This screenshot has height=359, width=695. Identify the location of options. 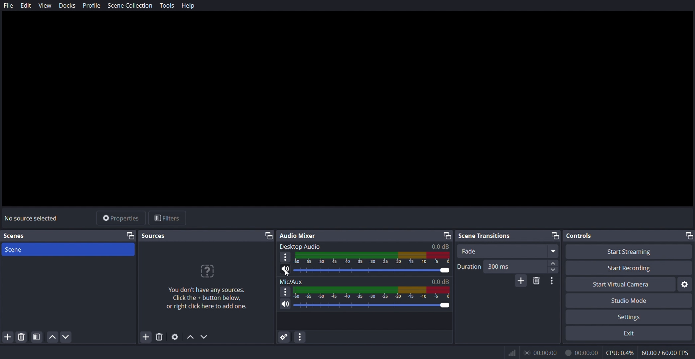
(285, 258).